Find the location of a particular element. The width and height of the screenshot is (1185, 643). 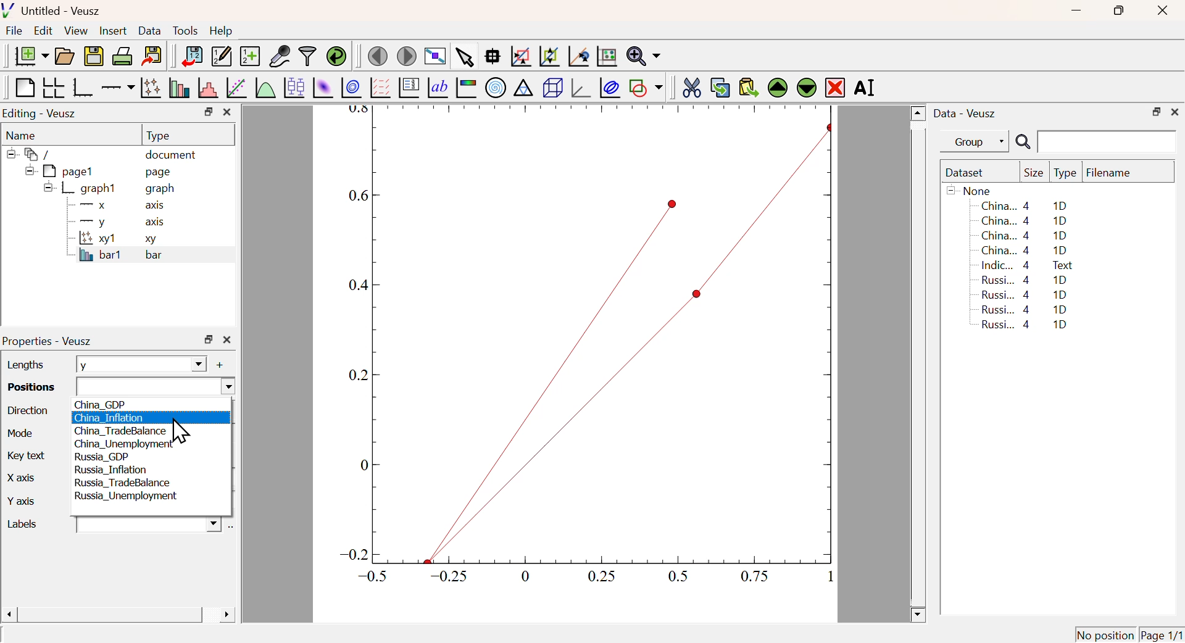

Zoom function menu is located at coordinates (644, 55).